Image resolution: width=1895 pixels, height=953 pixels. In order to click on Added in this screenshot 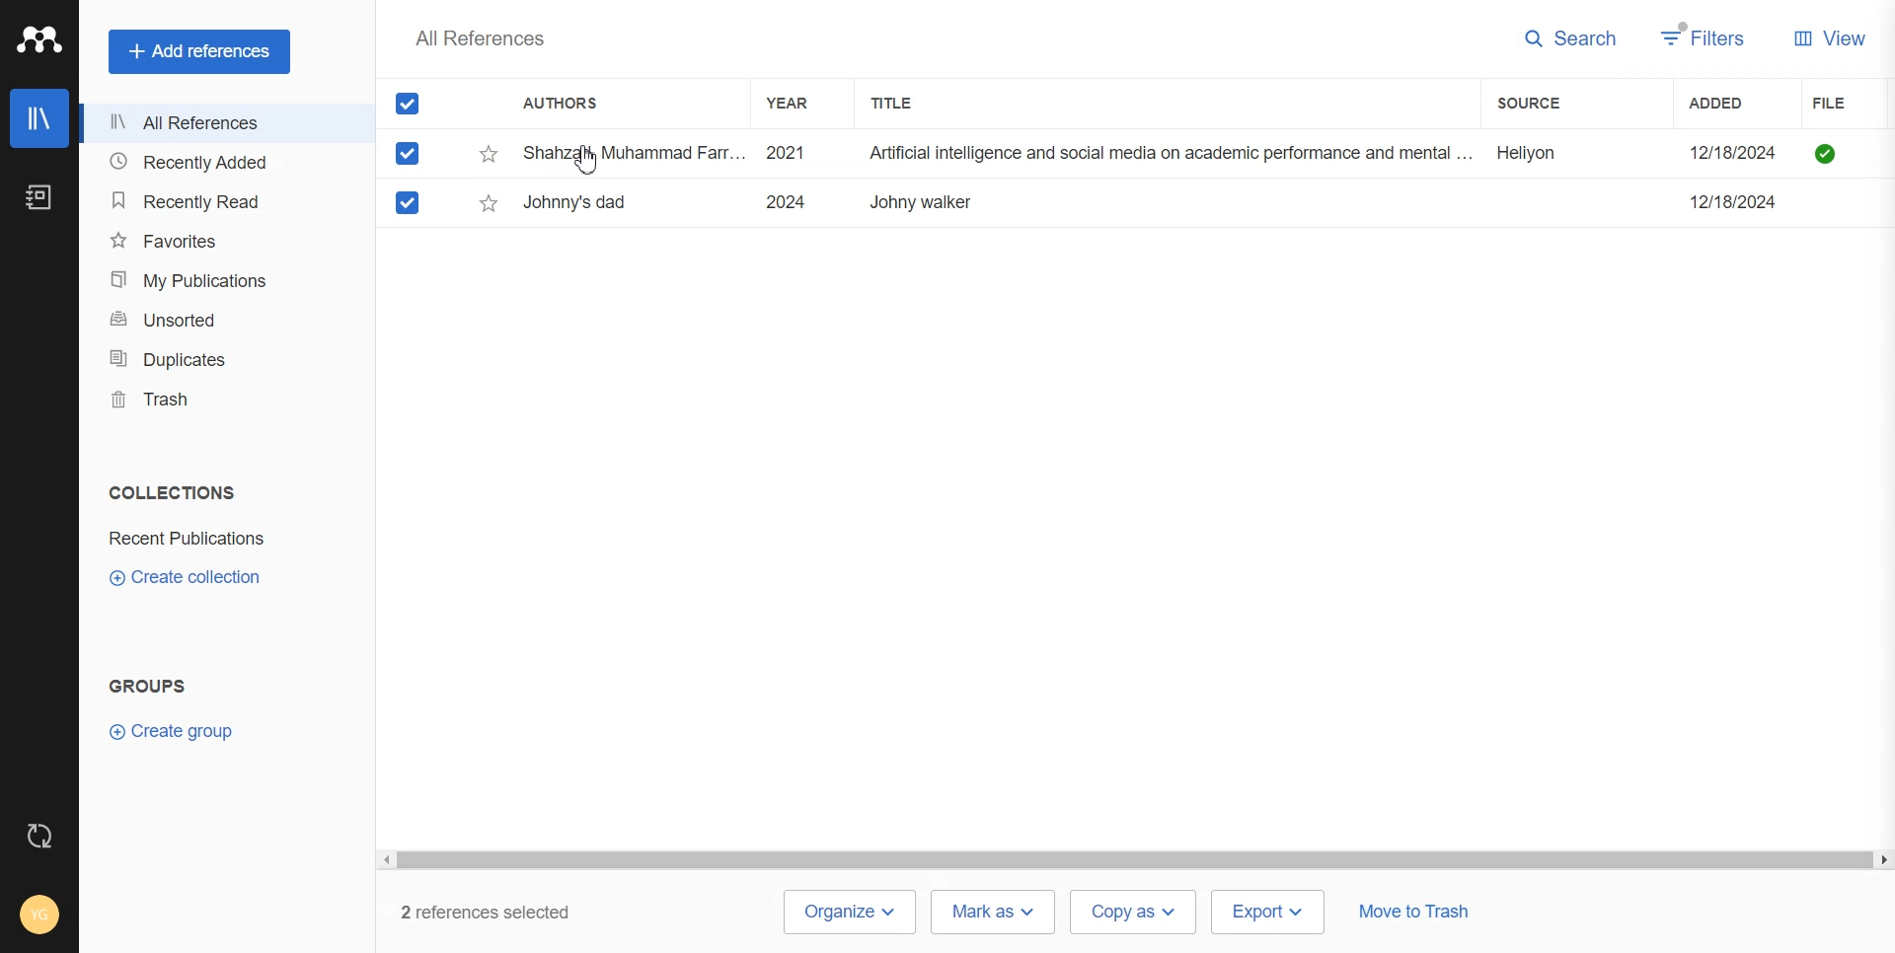, I will do `click(1736, 103)`.